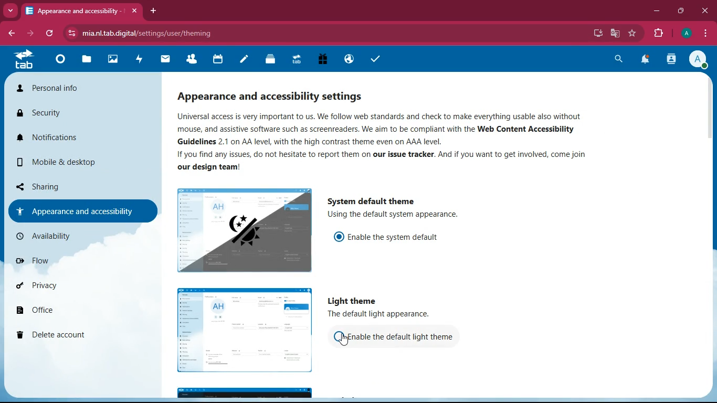 Image resolution: width=717 pixels, height=403 pixels. What do you see at coordinates (246, 231) in the screenshot?
I see `image` at bounding box center [246, 231].